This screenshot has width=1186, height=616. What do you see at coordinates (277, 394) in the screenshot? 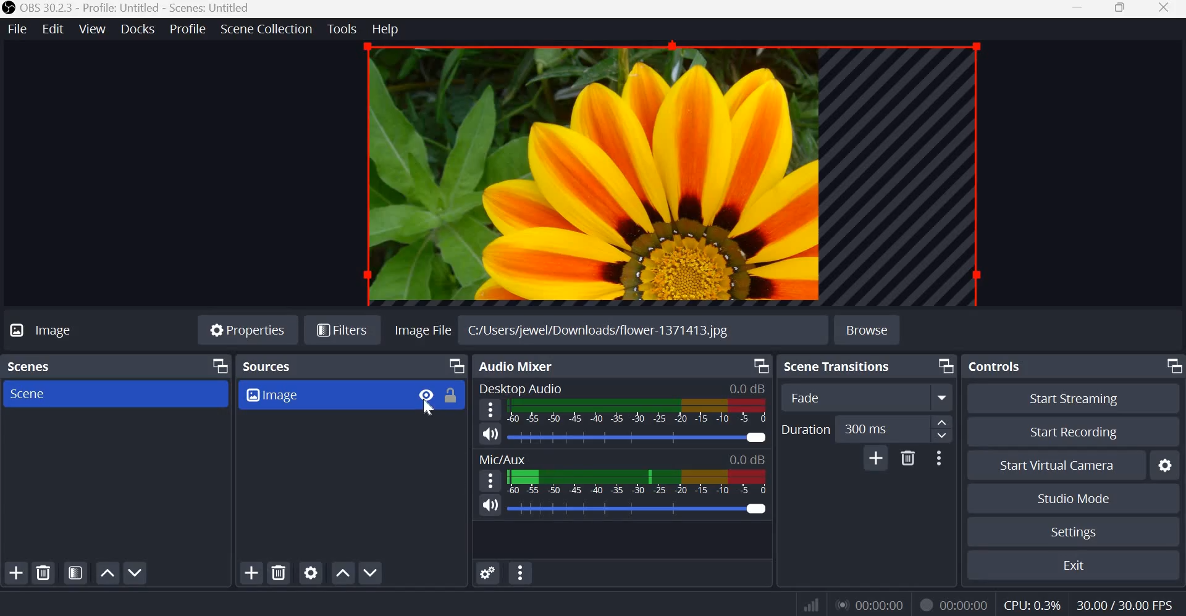
I see `Image` at bounding box center [277, 394].